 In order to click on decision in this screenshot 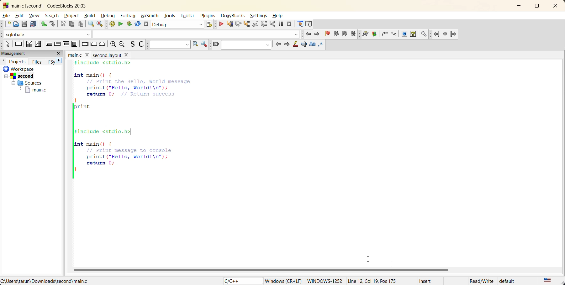, I will do `click(30, 44)`.